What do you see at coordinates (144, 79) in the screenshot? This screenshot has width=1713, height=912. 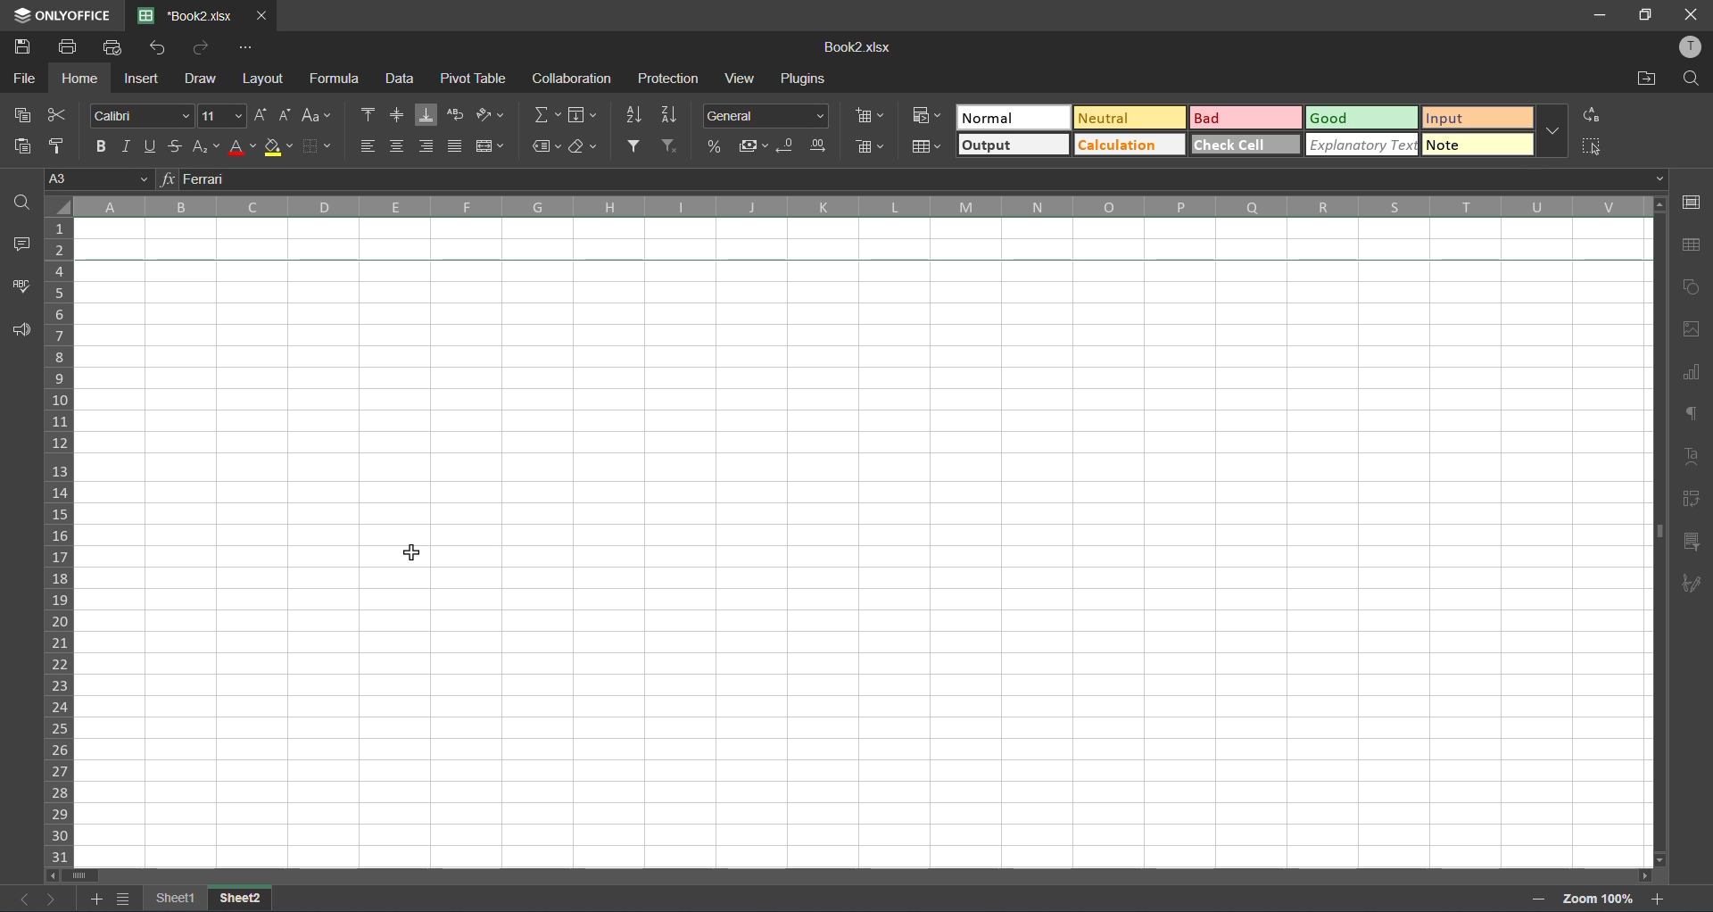 I see `insert` at bounding box center [144, 79].